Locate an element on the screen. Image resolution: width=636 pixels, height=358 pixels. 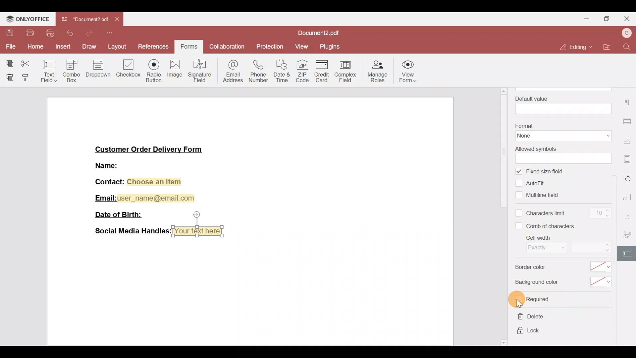
Image settings is located at coordinates (628, 138).